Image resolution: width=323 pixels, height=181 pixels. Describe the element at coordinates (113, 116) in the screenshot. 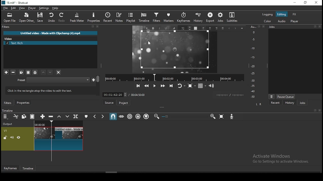

I see `snap` at that location.